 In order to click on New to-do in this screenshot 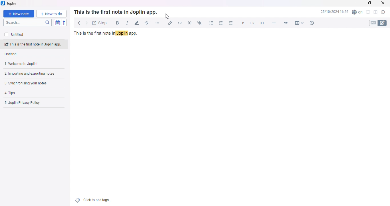, I will do `click(51, 14)`.